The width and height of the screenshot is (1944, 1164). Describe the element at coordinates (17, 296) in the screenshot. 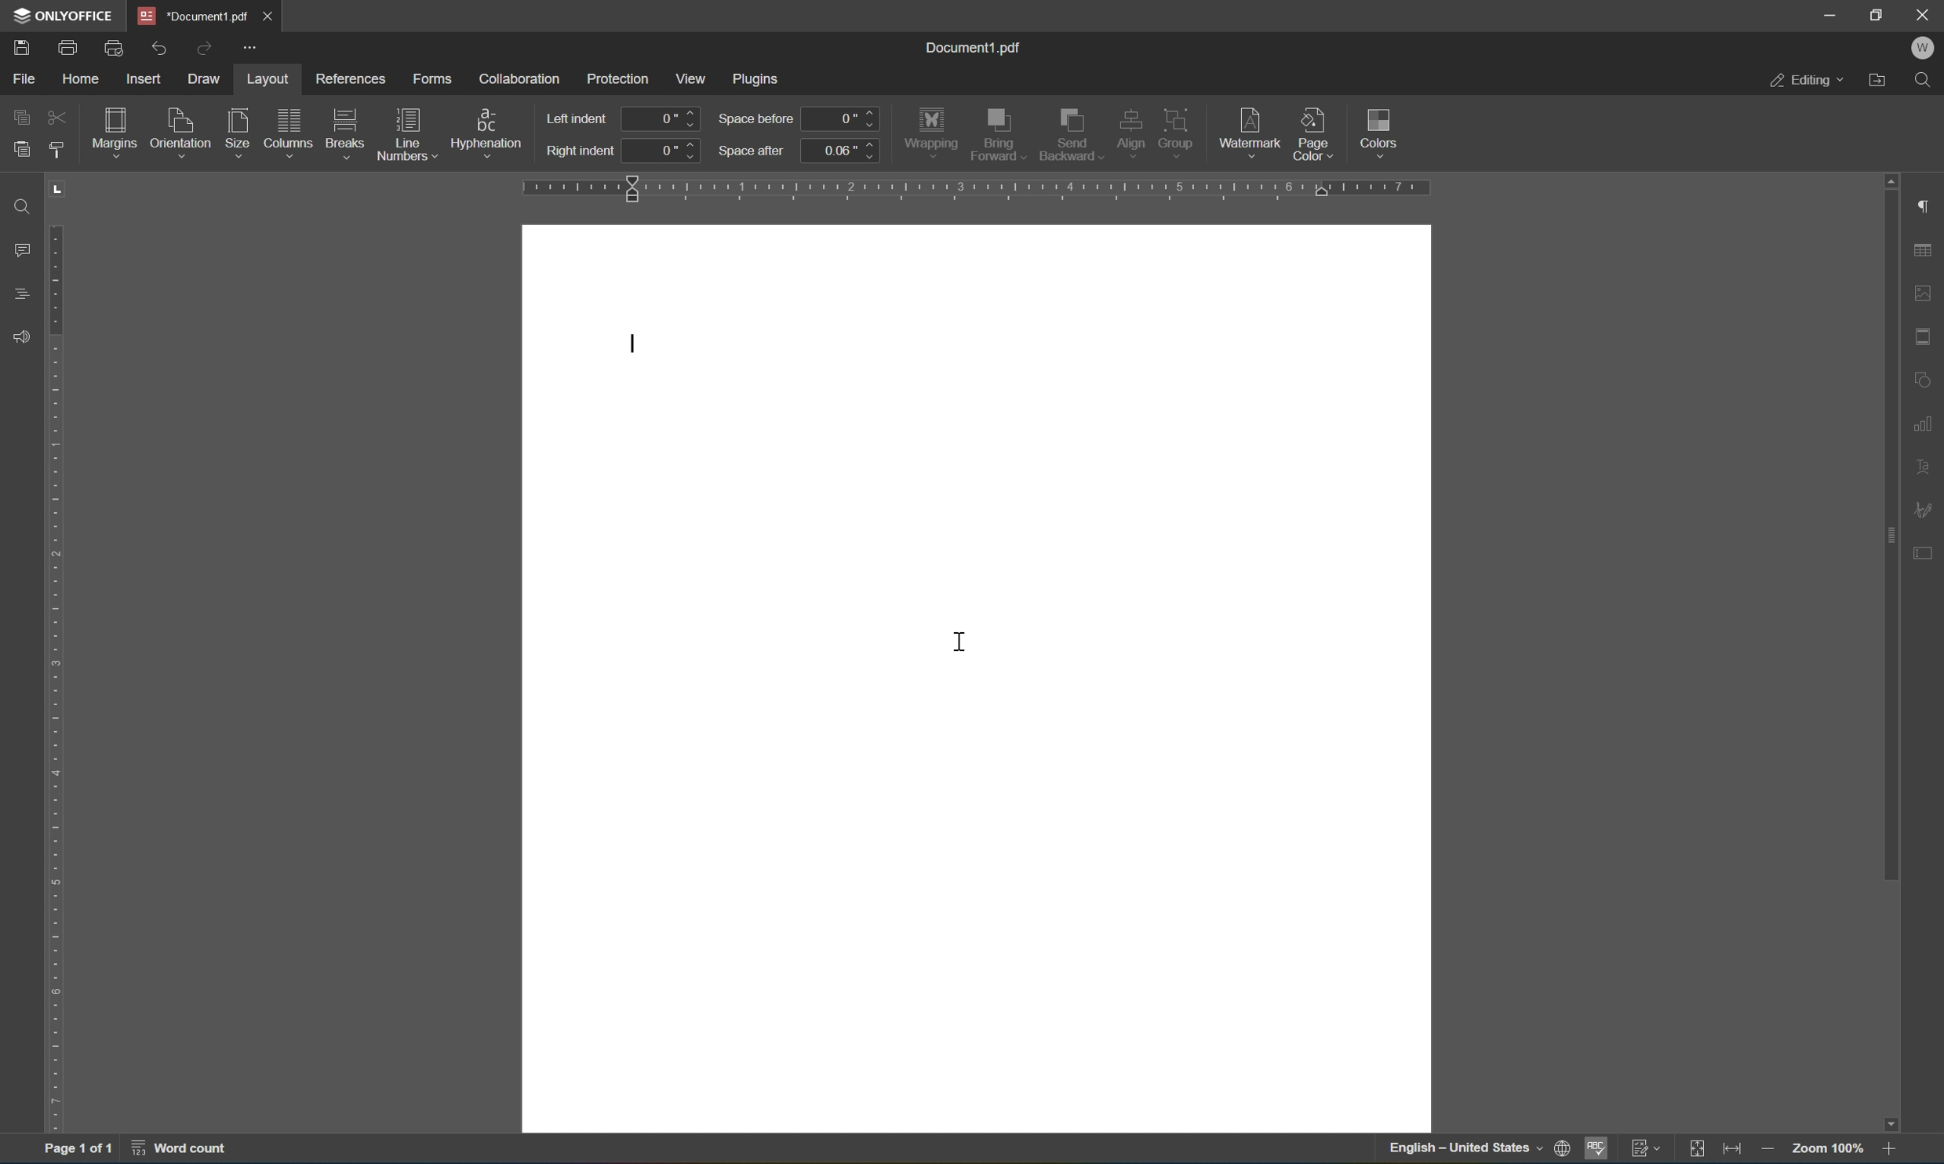

I see `headings` at that location.